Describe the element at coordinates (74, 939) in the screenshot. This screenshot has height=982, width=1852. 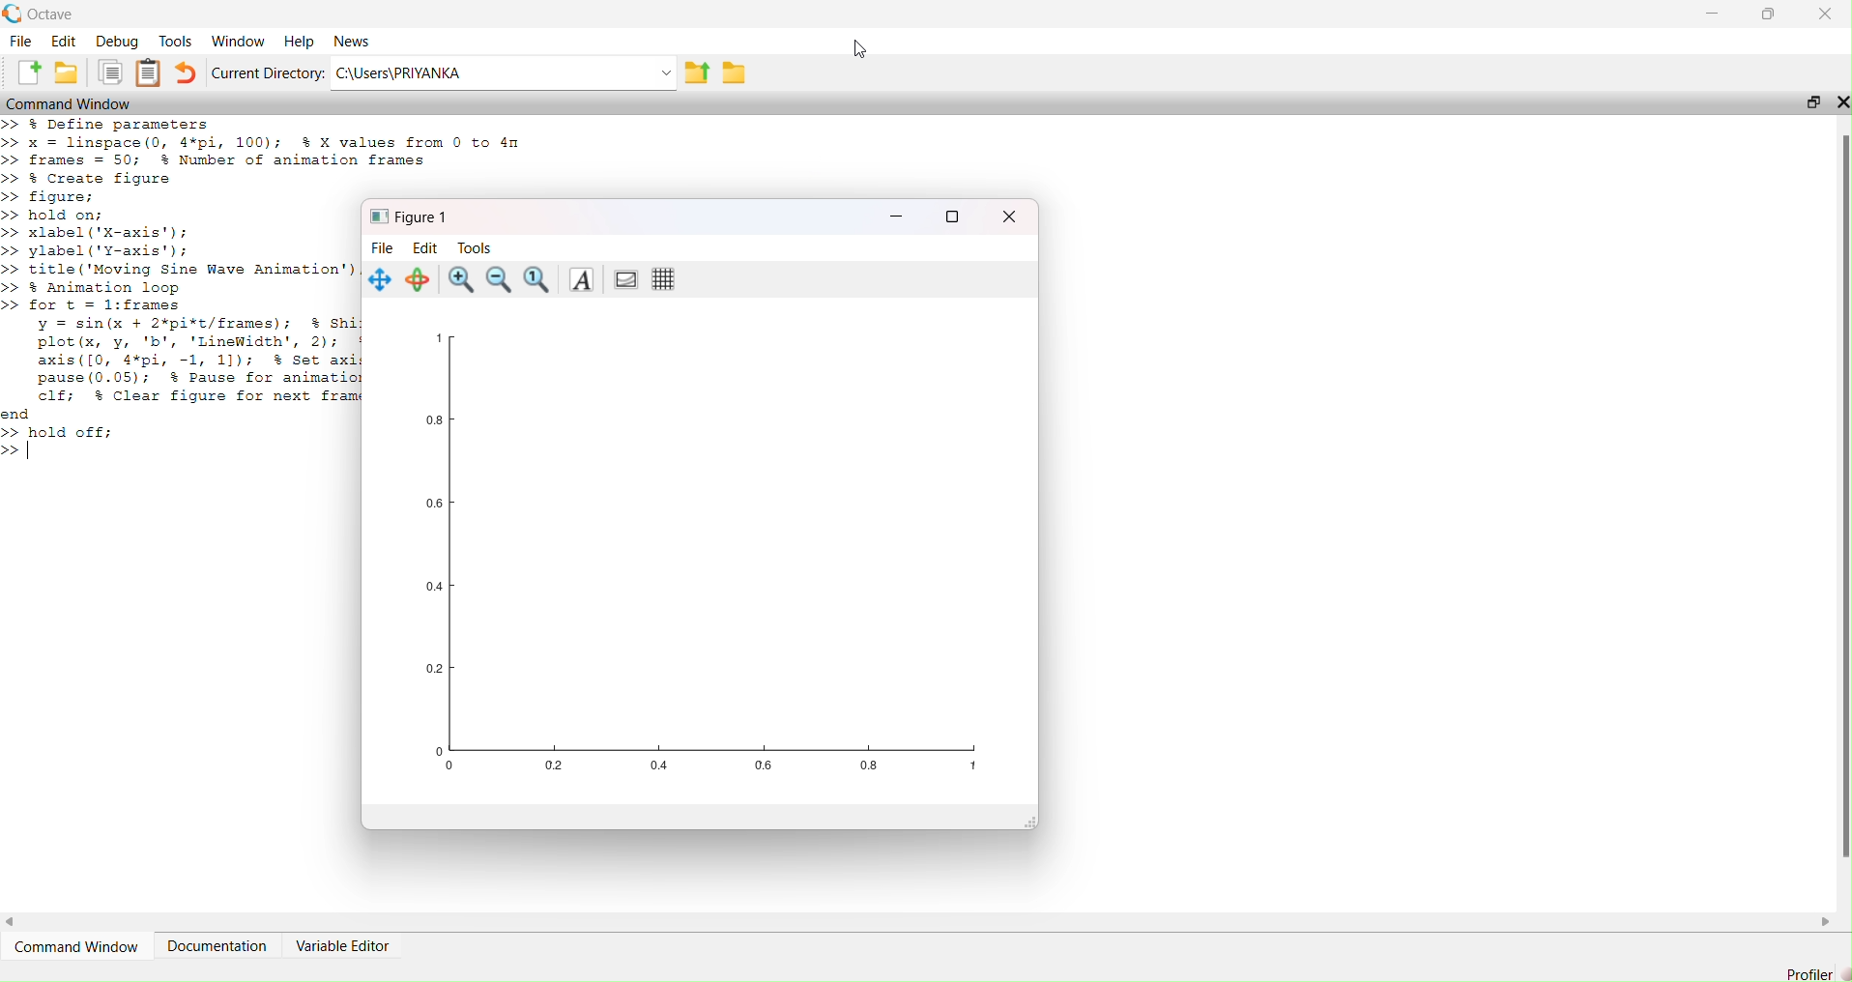
I see `Command Window` at that location.